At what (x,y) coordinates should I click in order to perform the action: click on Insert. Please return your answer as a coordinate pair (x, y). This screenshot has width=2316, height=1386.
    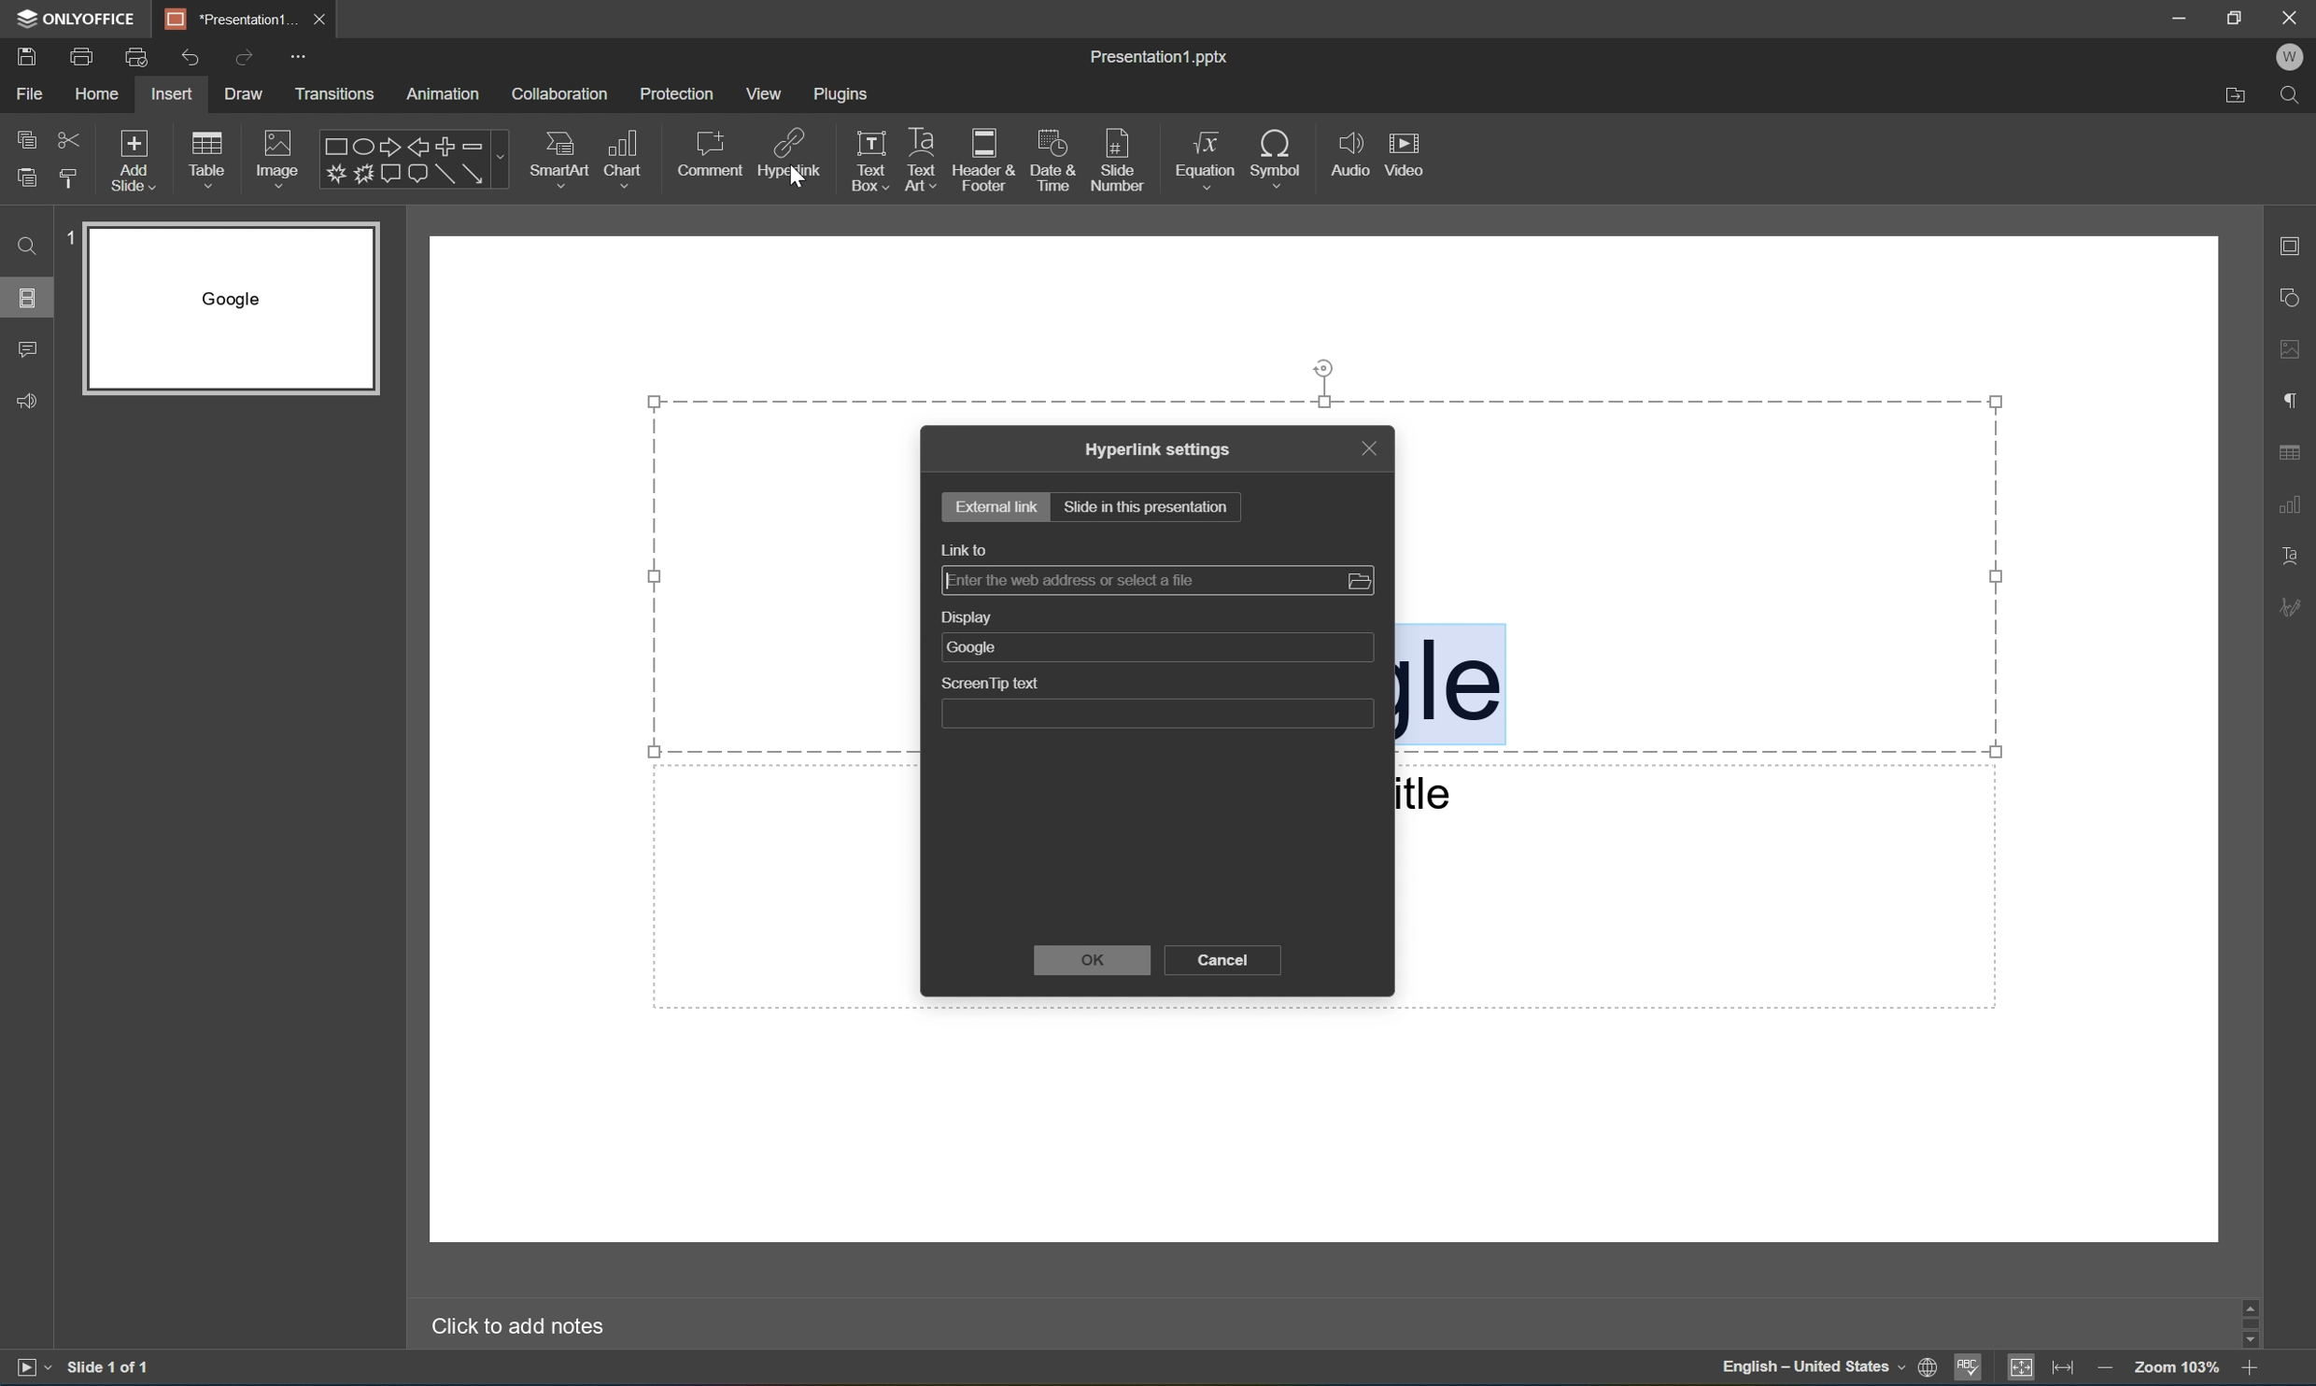
    Looking at the image, I should click on (176, 92).